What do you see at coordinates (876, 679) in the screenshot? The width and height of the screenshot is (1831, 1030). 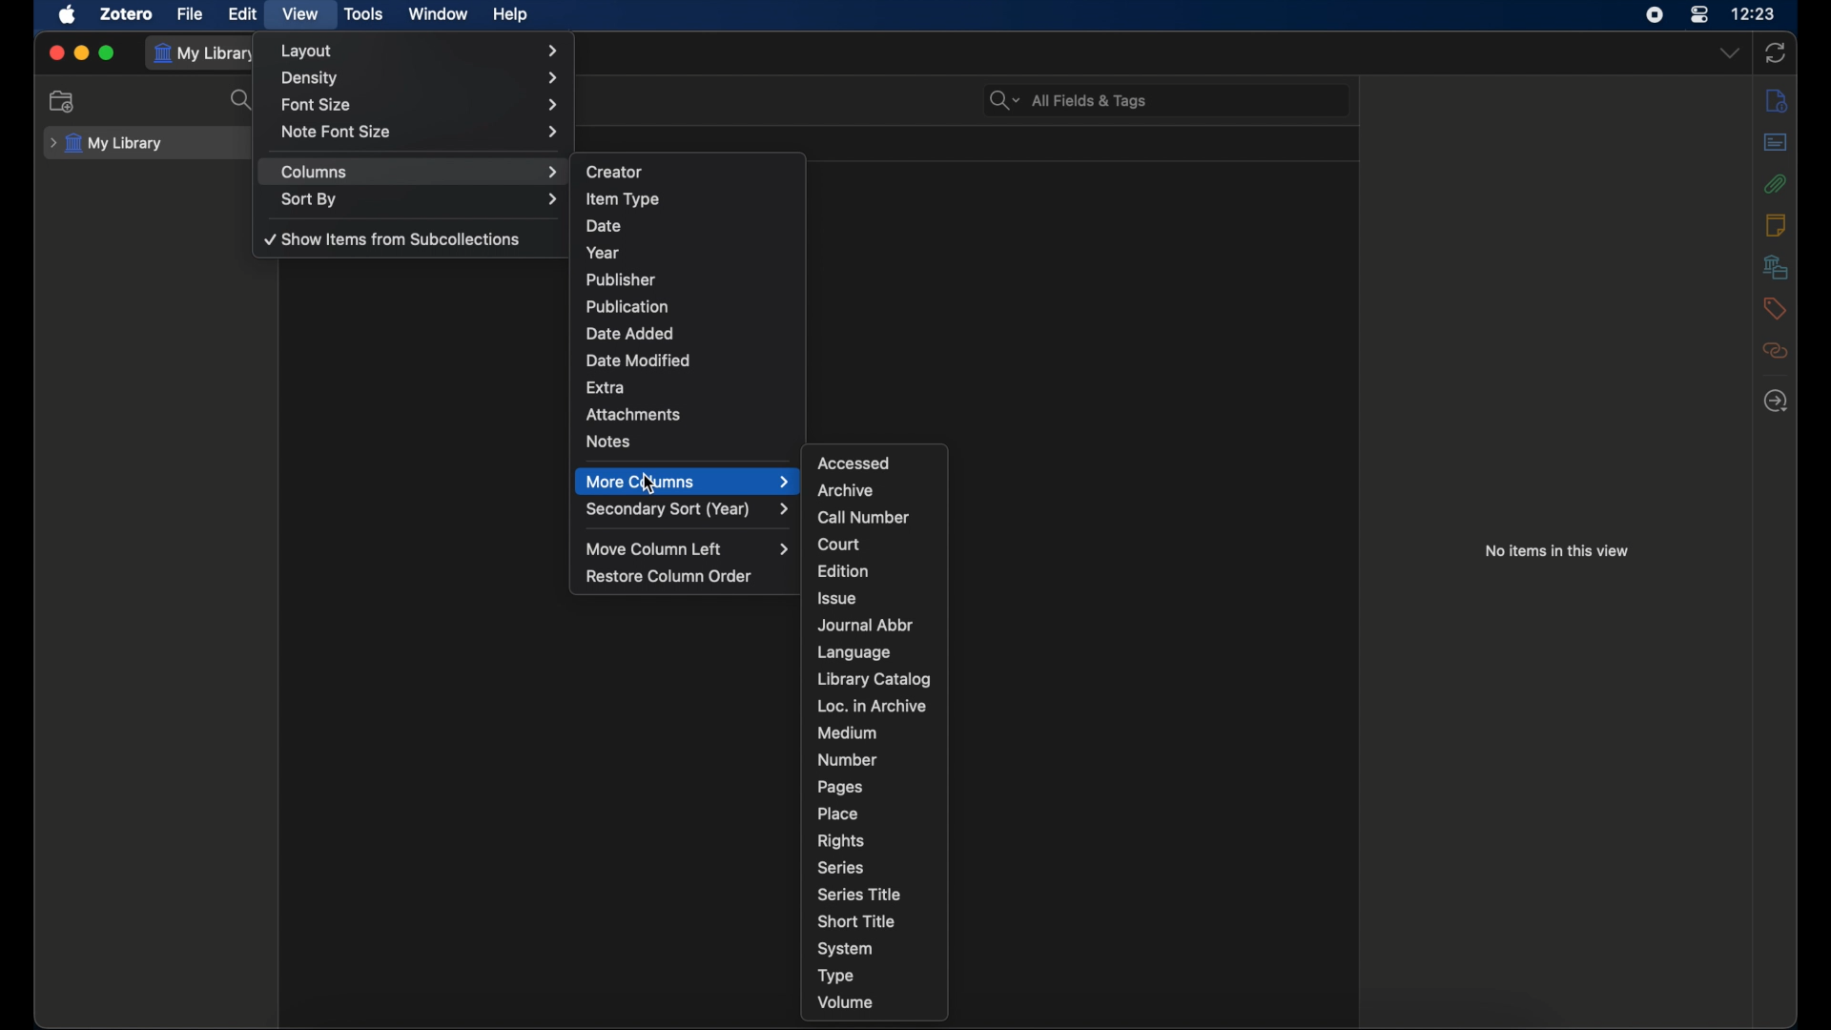 I see `library catalog` at bounding box center [876, 679].